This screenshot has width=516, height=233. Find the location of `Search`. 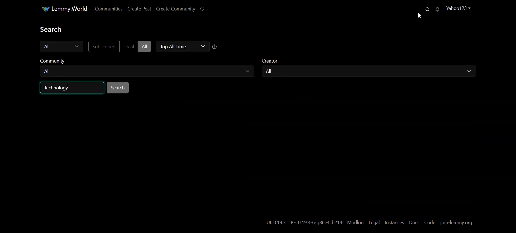

Search is located at coordinates (119, 88).